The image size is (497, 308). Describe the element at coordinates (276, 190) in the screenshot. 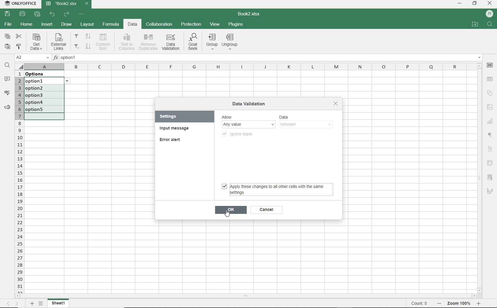

I see `apply these changes to all other cells with the same settings` at that location.